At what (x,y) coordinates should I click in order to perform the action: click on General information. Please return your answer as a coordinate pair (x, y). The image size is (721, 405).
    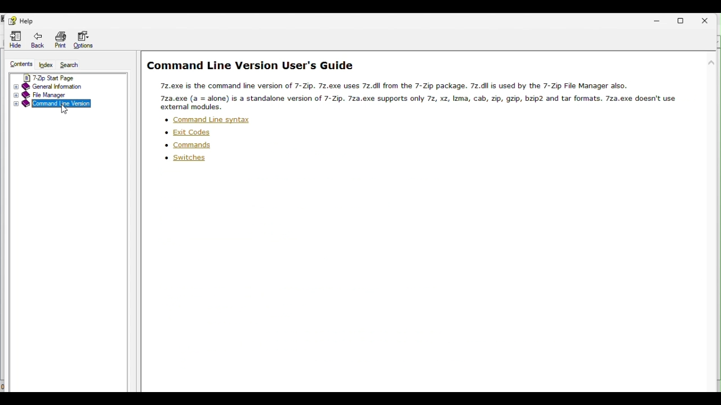
    Looking at the image, I should click on (68, 85).